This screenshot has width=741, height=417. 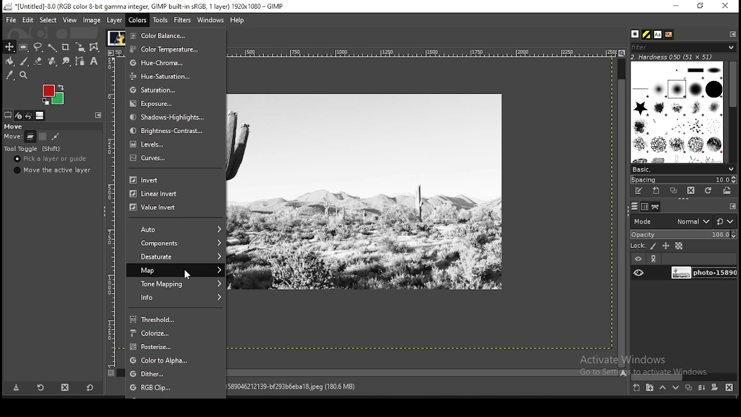 What do you see at coordinates (725, 222) in the screenshot?
I see `switch to other modes` at bounding box center [725, 222].